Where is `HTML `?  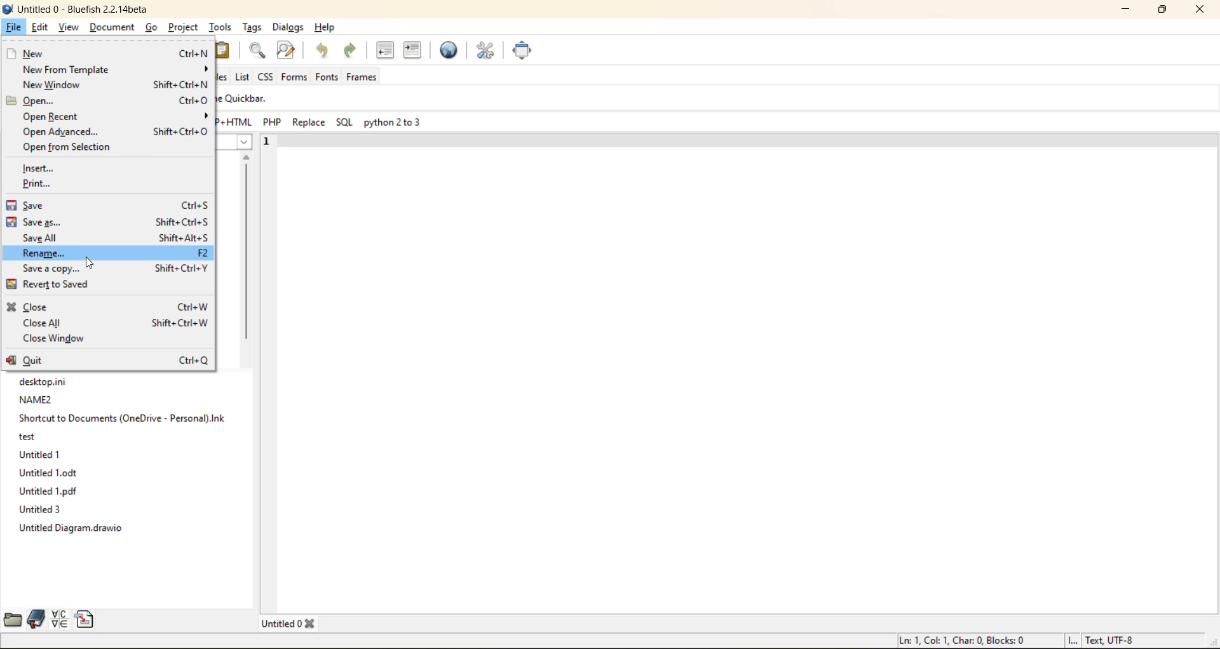 HTML  is located at coordinates (234, 123).